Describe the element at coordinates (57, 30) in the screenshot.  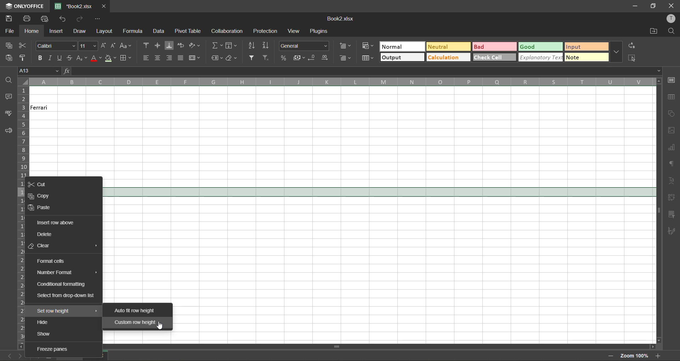
I see `insert` at that location.